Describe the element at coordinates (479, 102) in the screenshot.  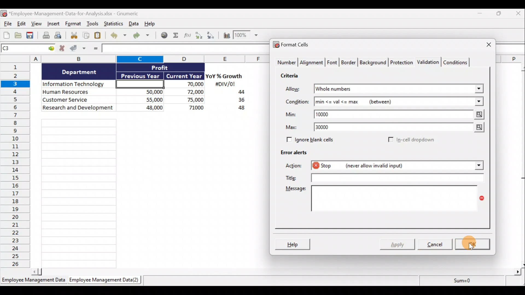
I see `Condition drop down` at that location.